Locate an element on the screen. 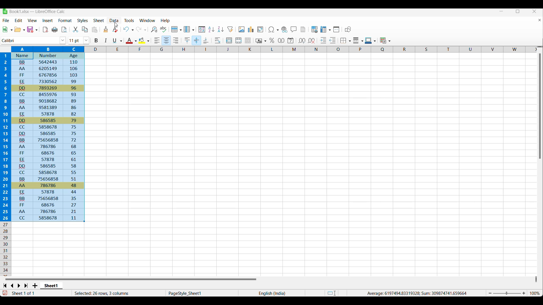 This screenshot has width=543, height=305. Tools menu is located at coordinates (130, 20).